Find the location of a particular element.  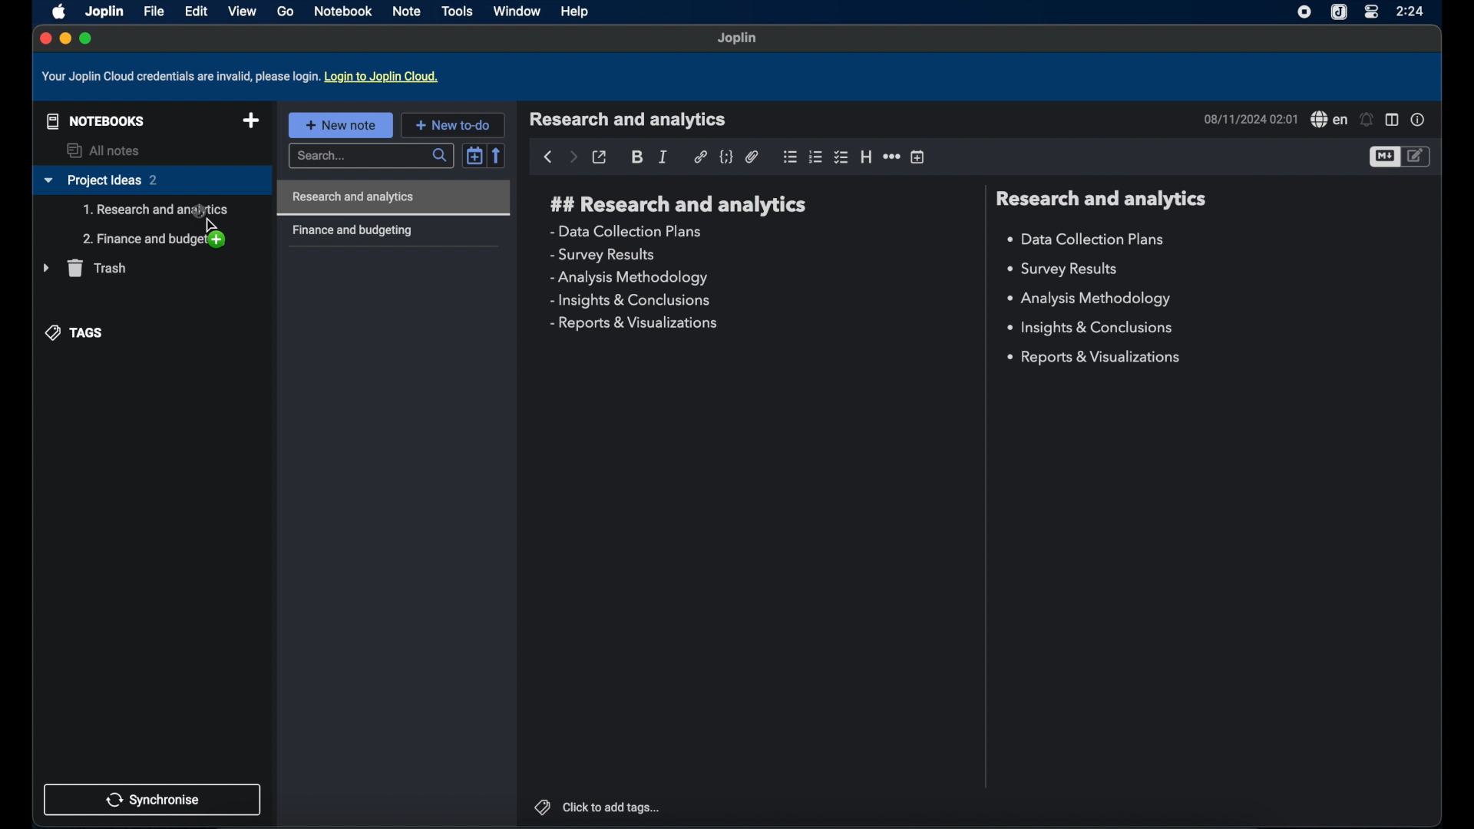

new note is located at coordinates (340, 124).